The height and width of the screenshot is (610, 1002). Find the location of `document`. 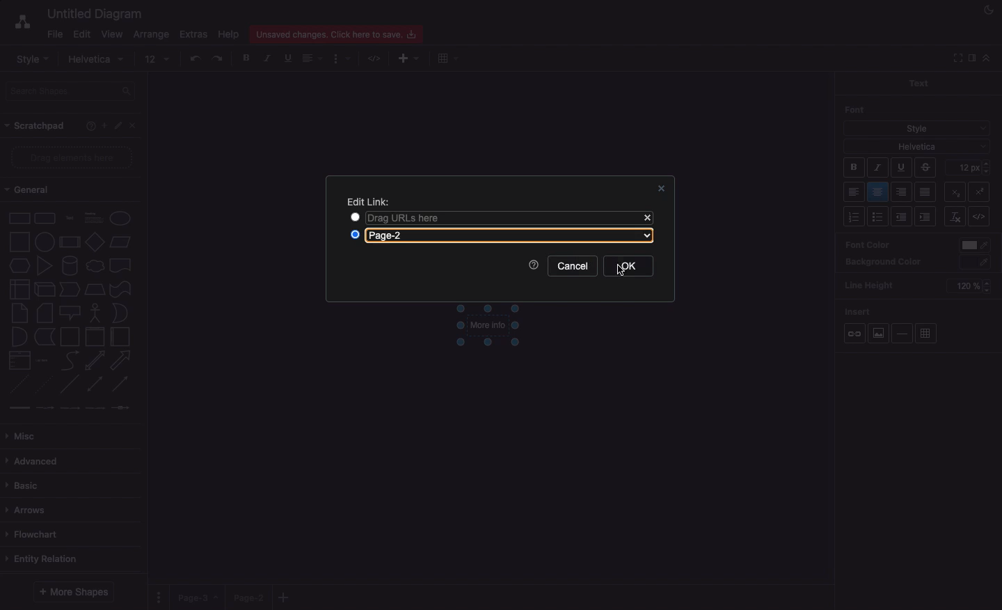

document is located at coordinates (121, 265).